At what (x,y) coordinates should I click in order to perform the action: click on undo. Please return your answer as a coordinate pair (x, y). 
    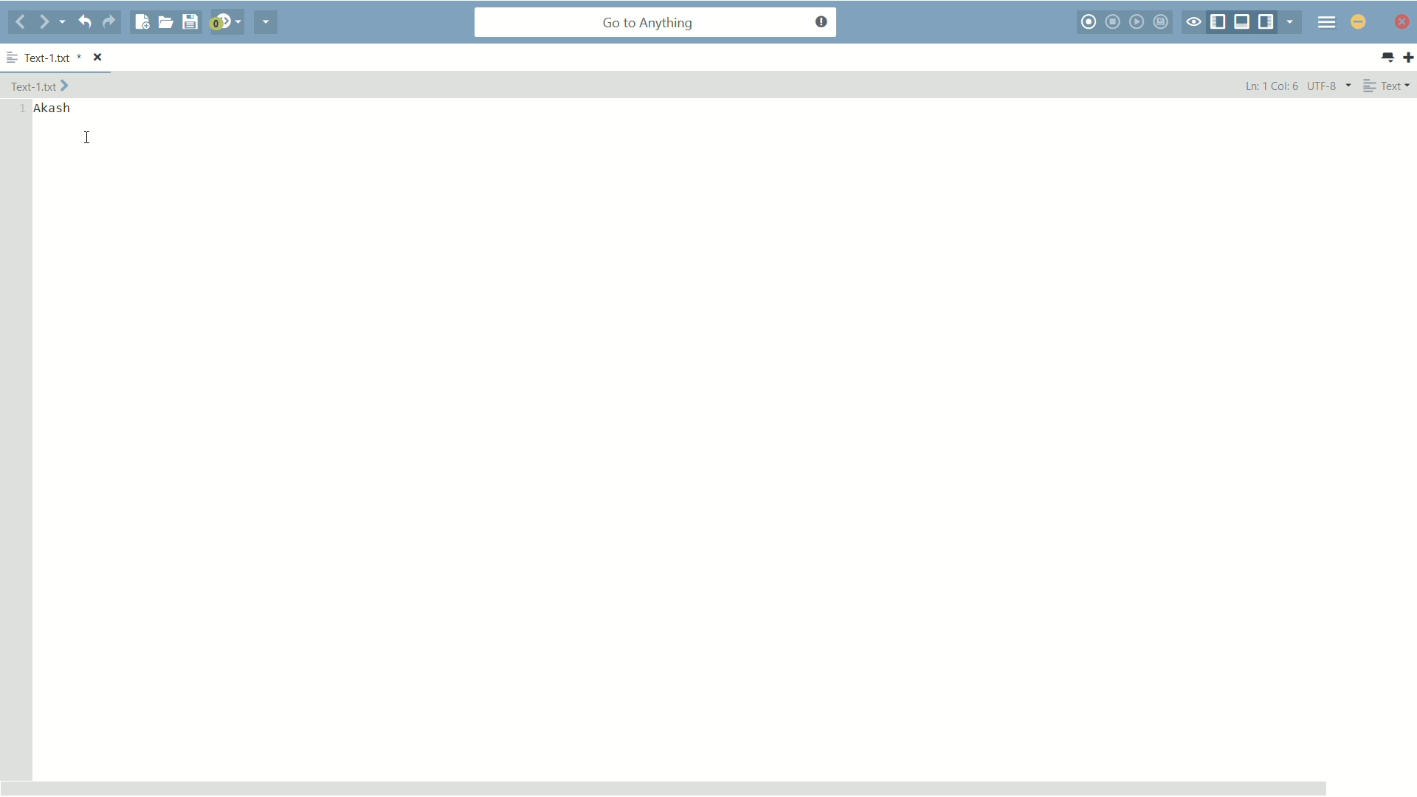
    Looking at the image, I should click on (85, 23).